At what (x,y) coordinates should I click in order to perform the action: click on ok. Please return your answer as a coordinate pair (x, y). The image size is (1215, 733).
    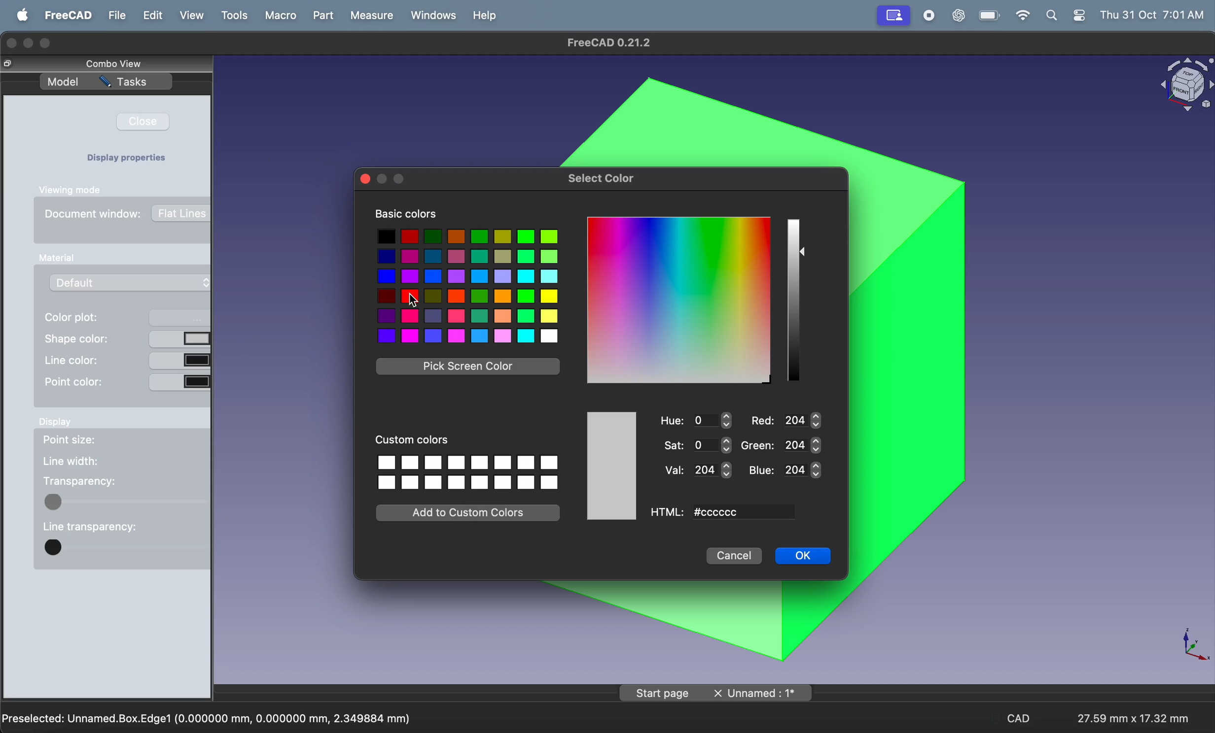
    Looking at the image, I should click on (802, 558).